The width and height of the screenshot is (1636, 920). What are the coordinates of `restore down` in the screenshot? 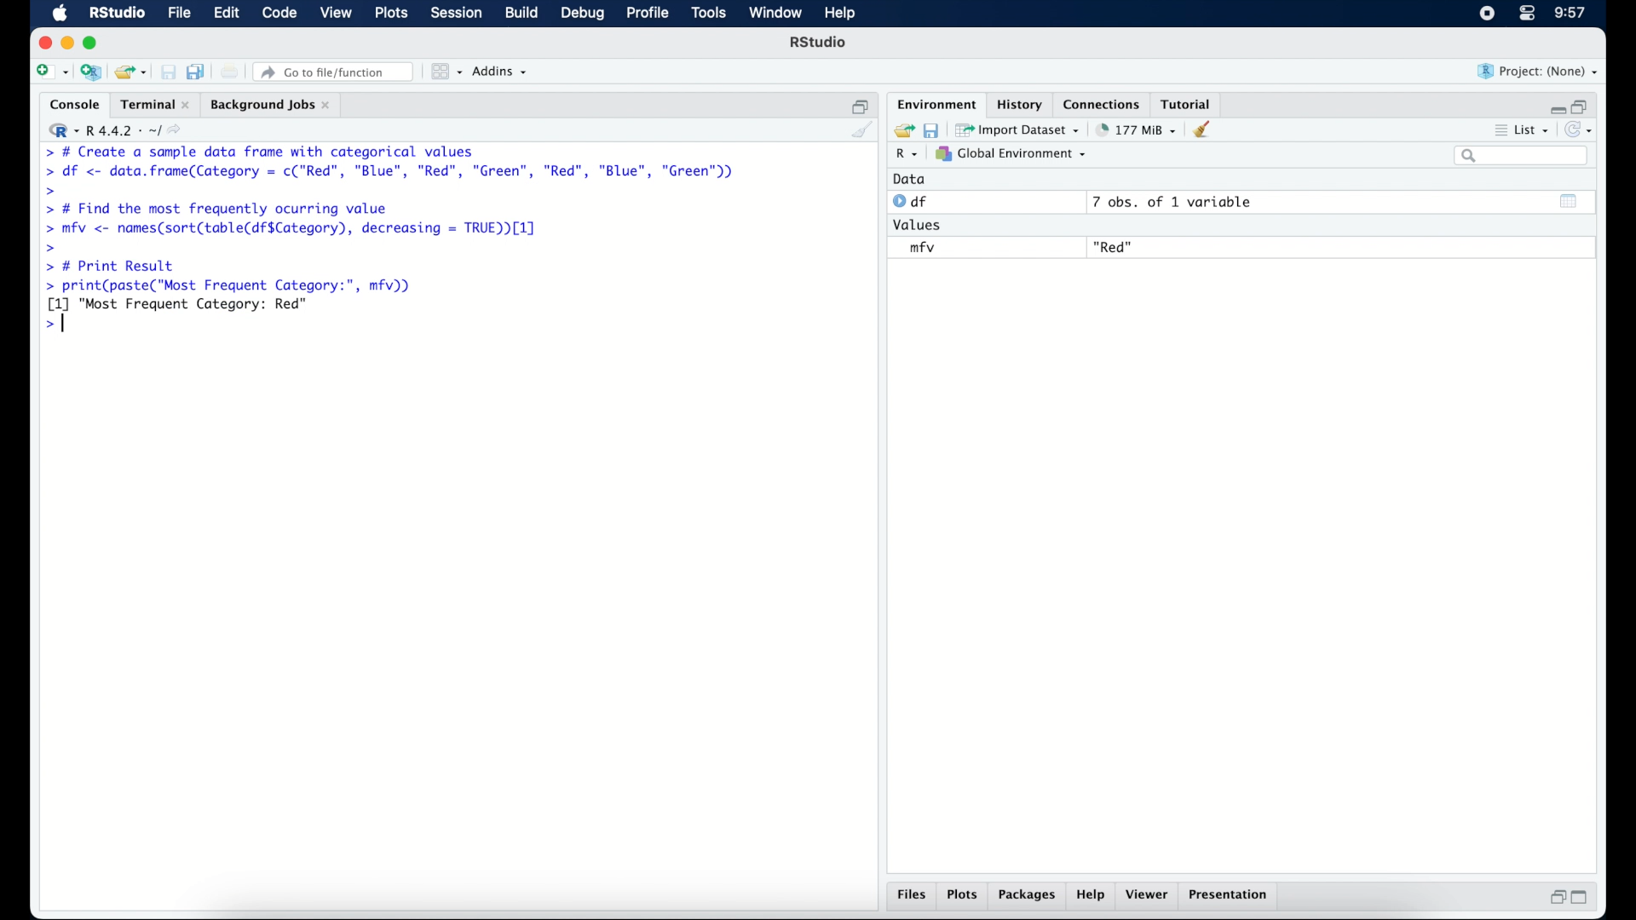 It's located at (1555, 897).